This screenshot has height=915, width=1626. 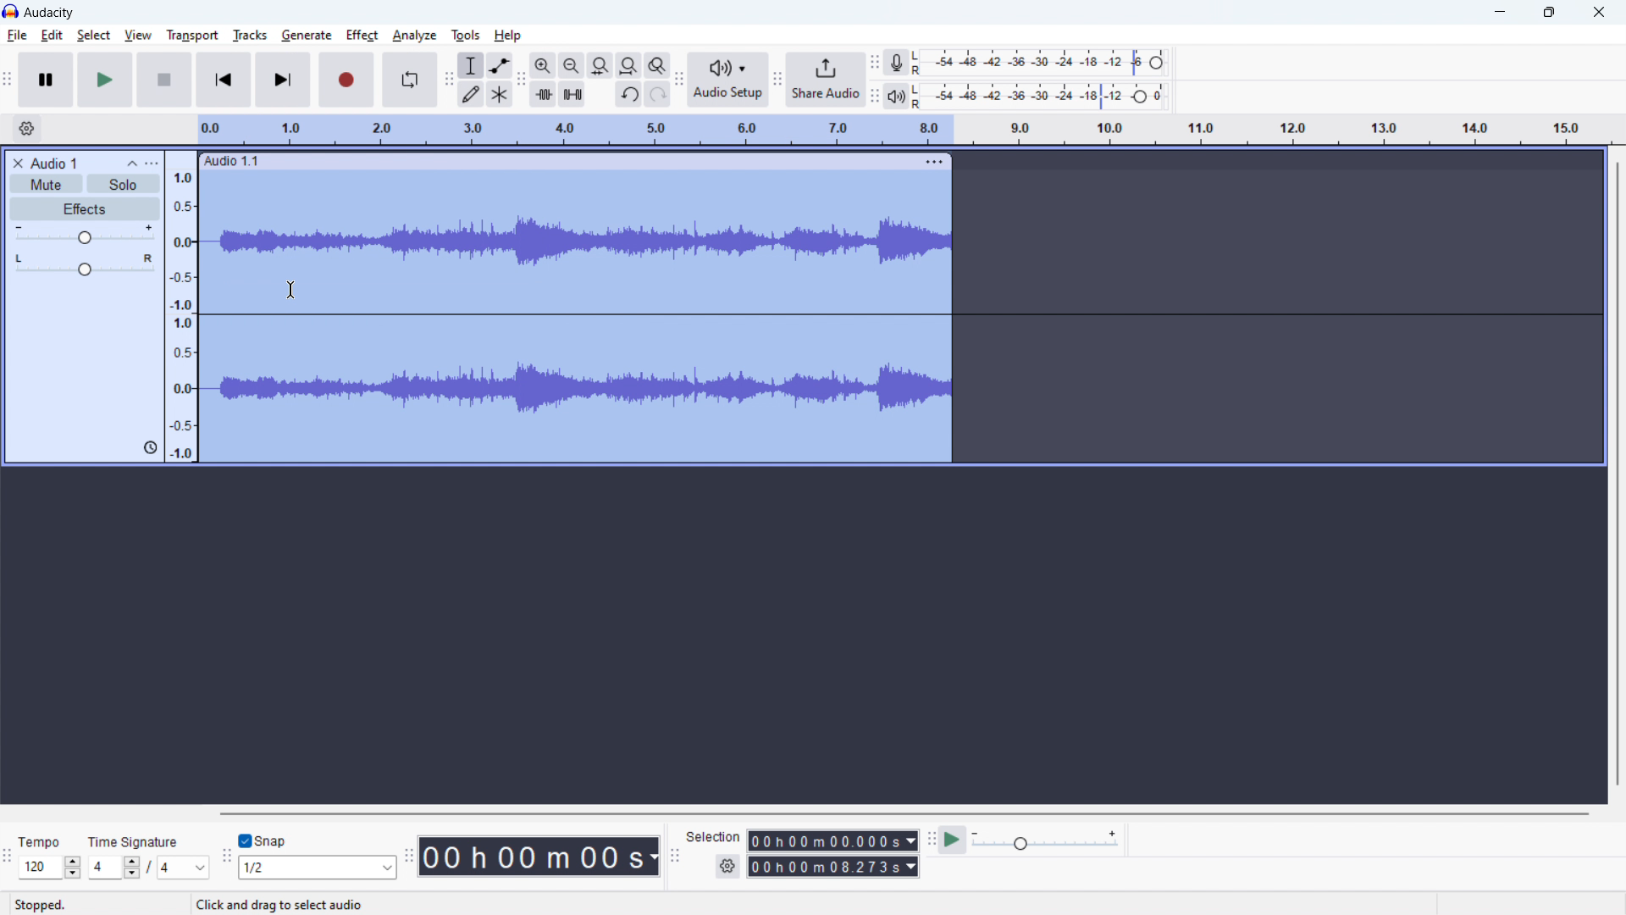 What do you see at coordinates (49, 13) in the screenshot?
I see `title` at bounding box center [49, 13].